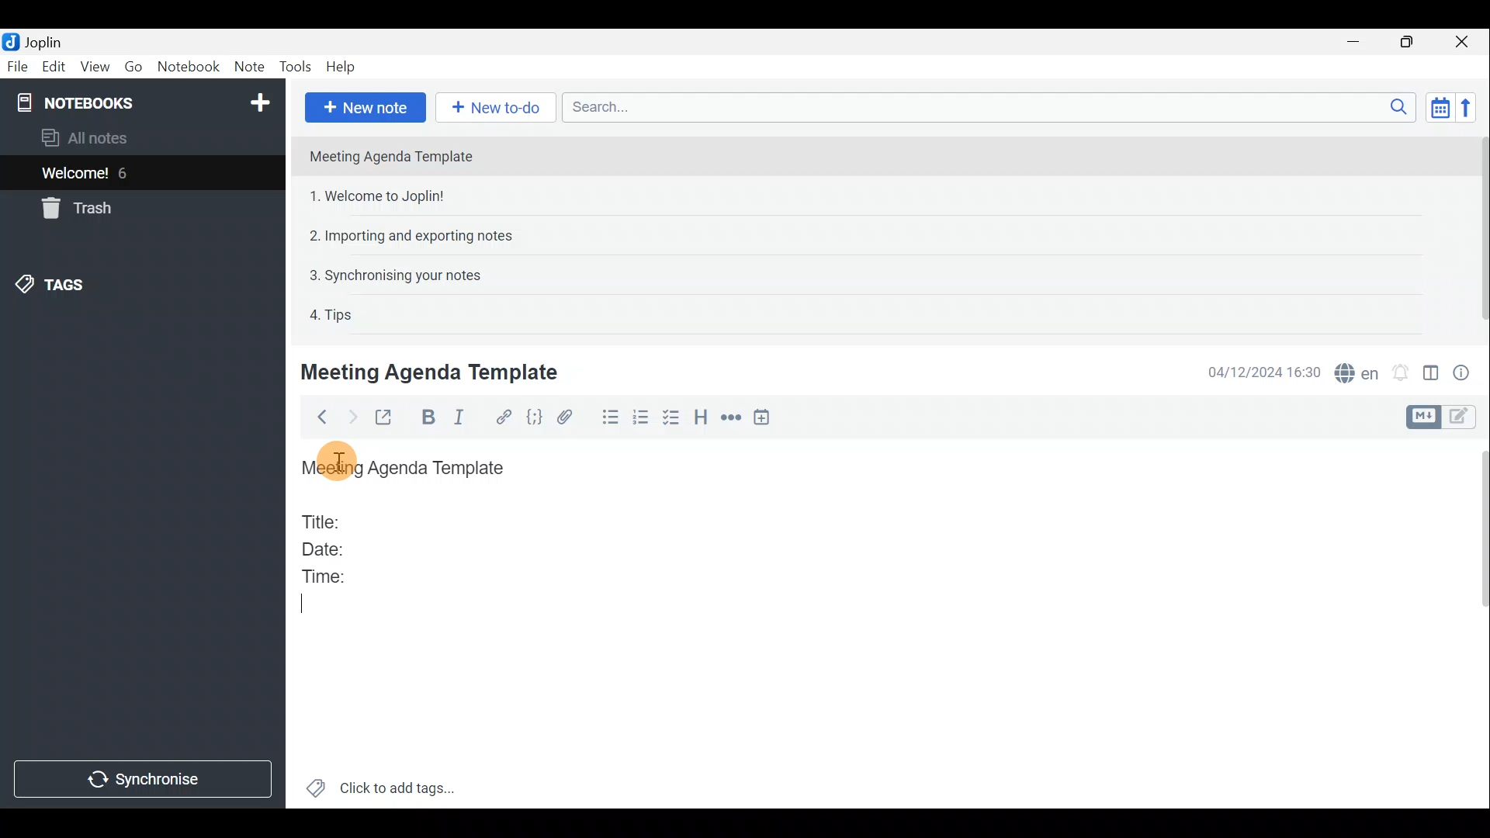  What do you see at coordinates (765, 420) in the screenshot?
I see `Insert time` at bounding box center [765, 420].